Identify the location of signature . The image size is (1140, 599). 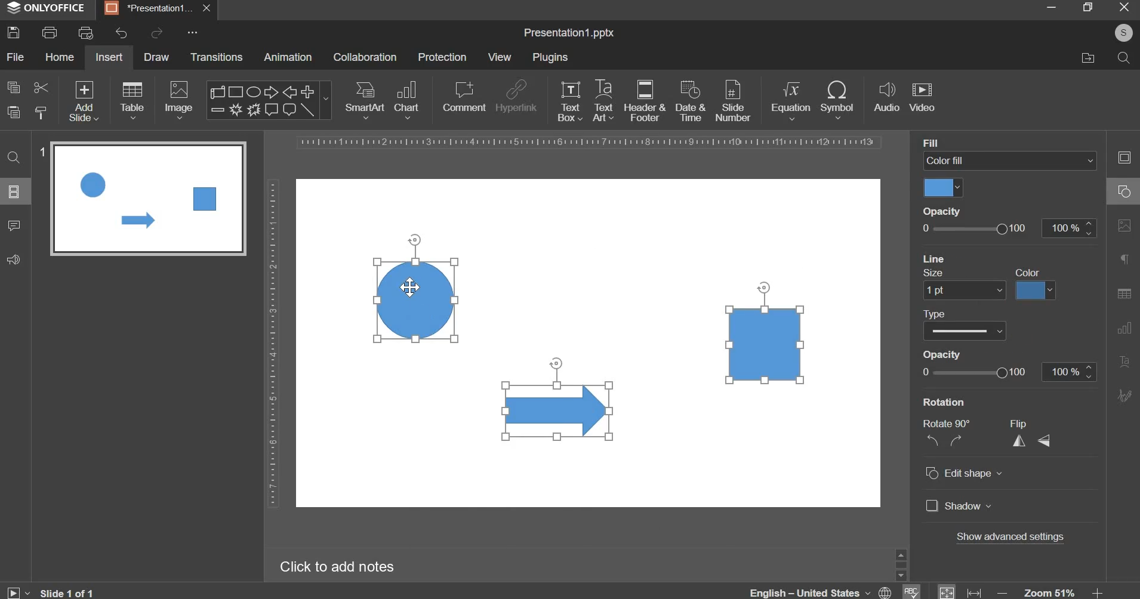
(1124, 395).